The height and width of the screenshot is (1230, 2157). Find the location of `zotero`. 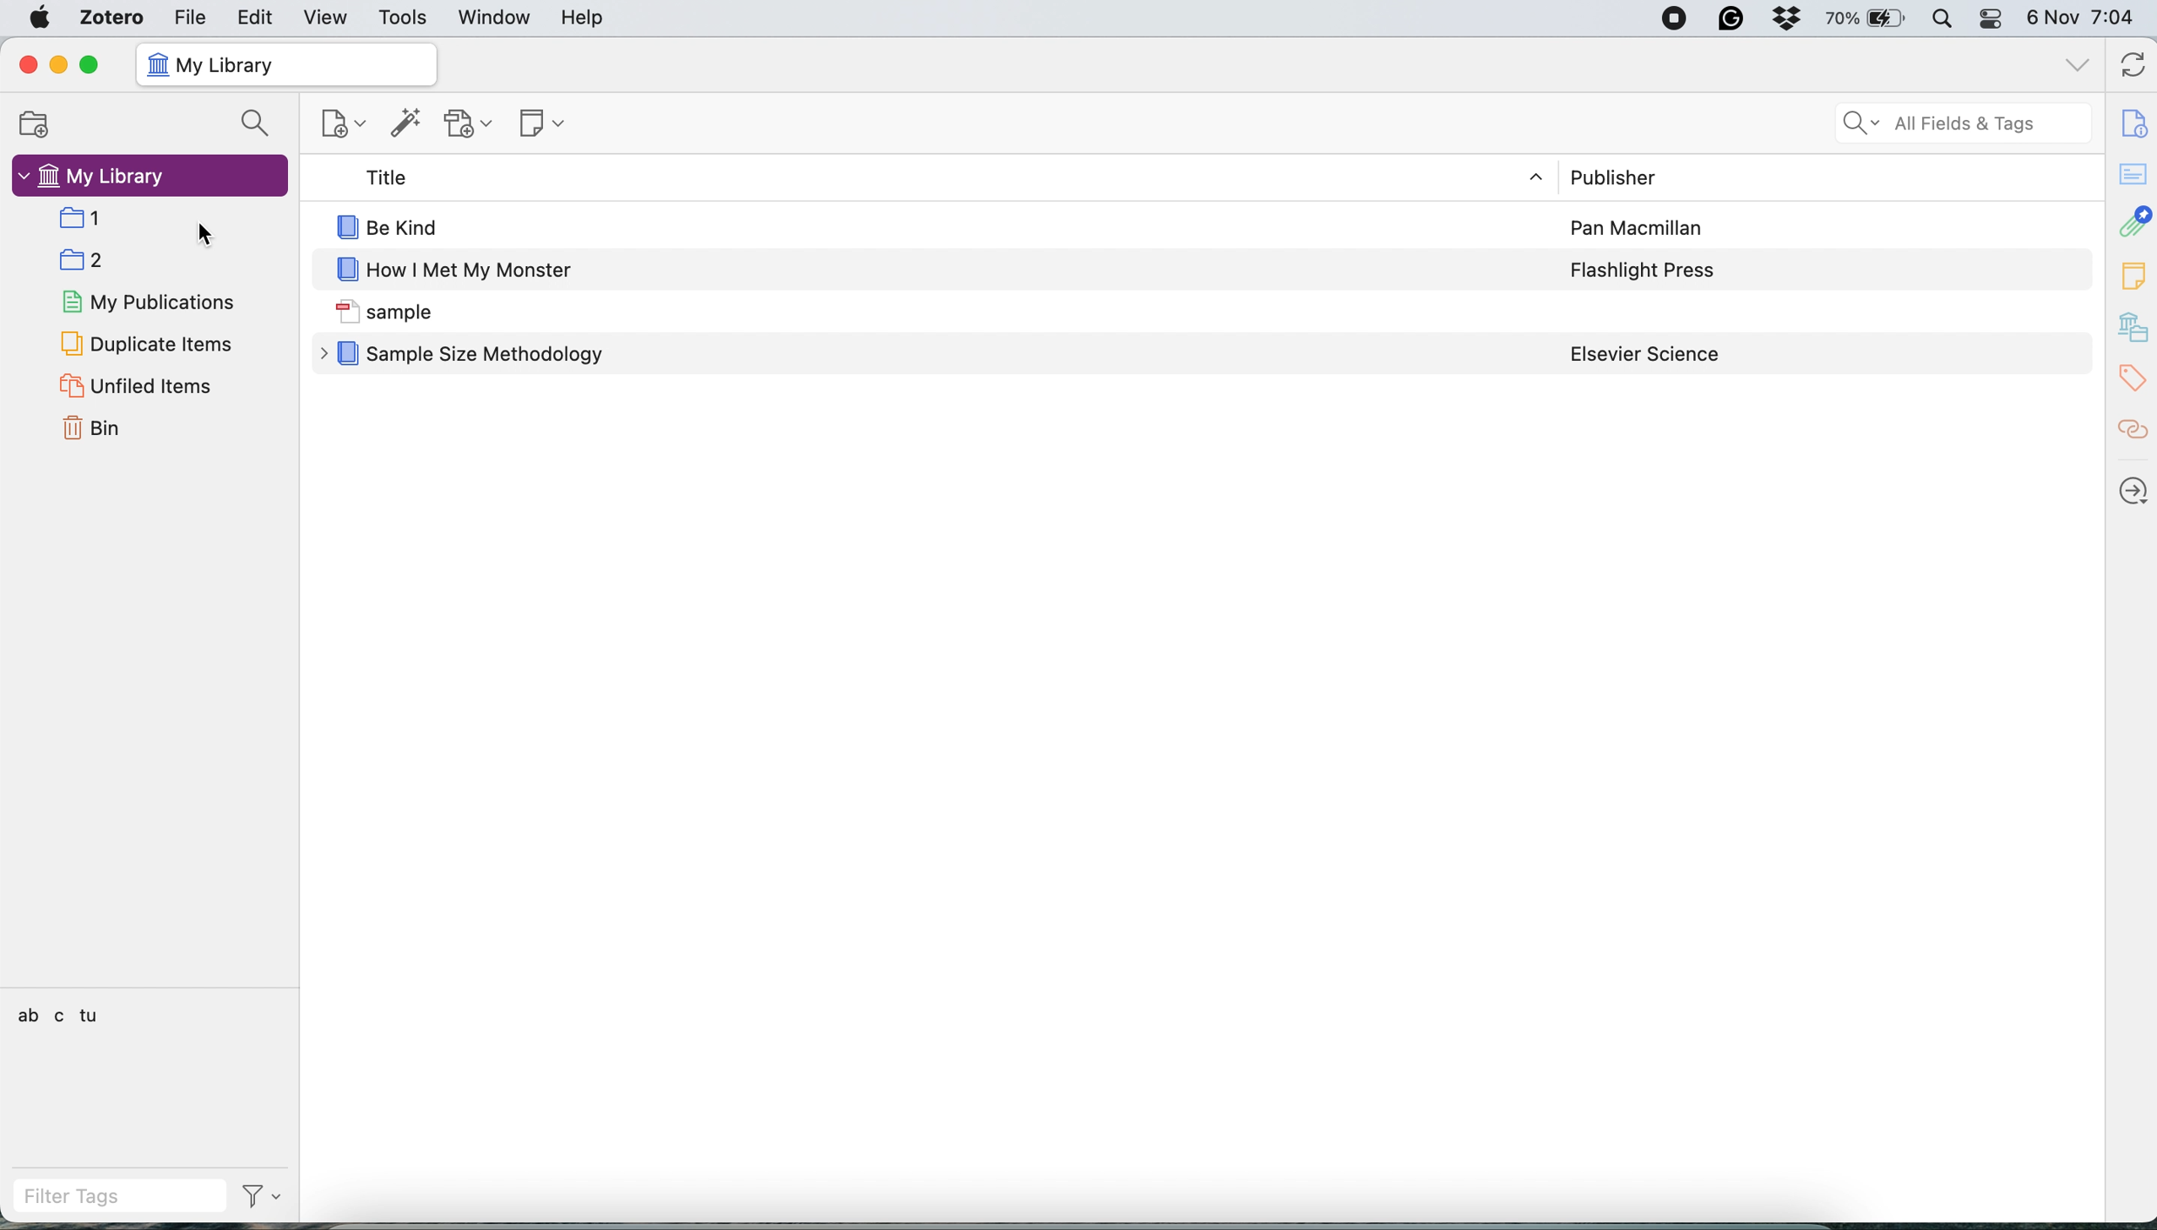

zotero is located at coordinates (114, 19).